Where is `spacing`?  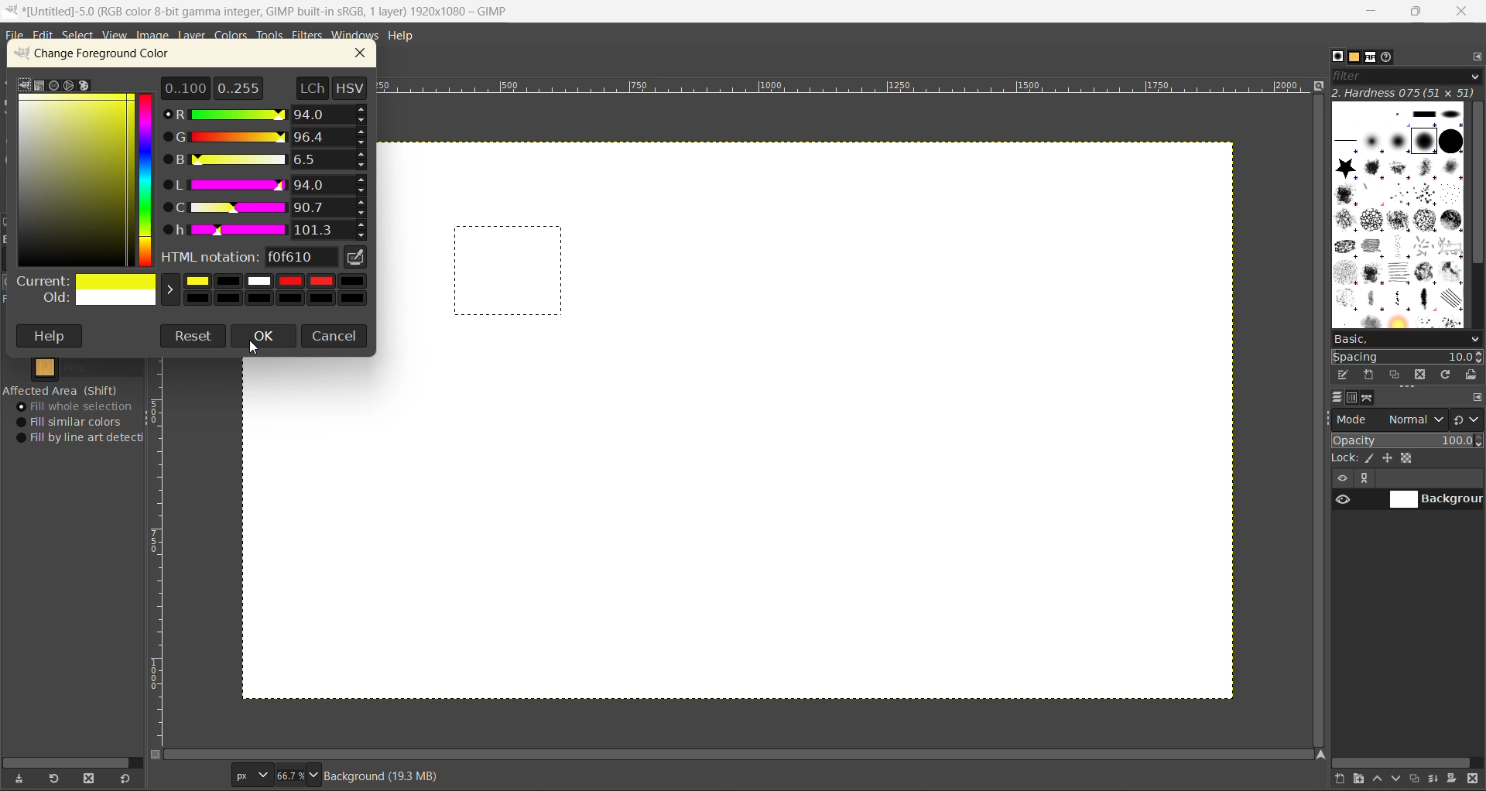 spacing is located at coordinates (1407, 354).